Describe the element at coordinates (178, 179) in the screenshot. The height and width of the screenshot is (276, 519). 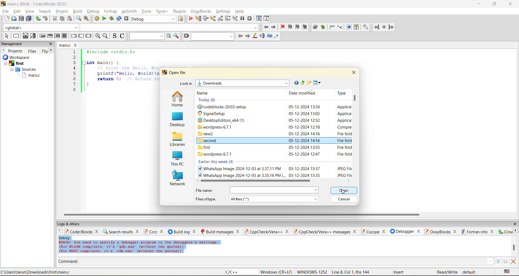
I see `network` at that location.